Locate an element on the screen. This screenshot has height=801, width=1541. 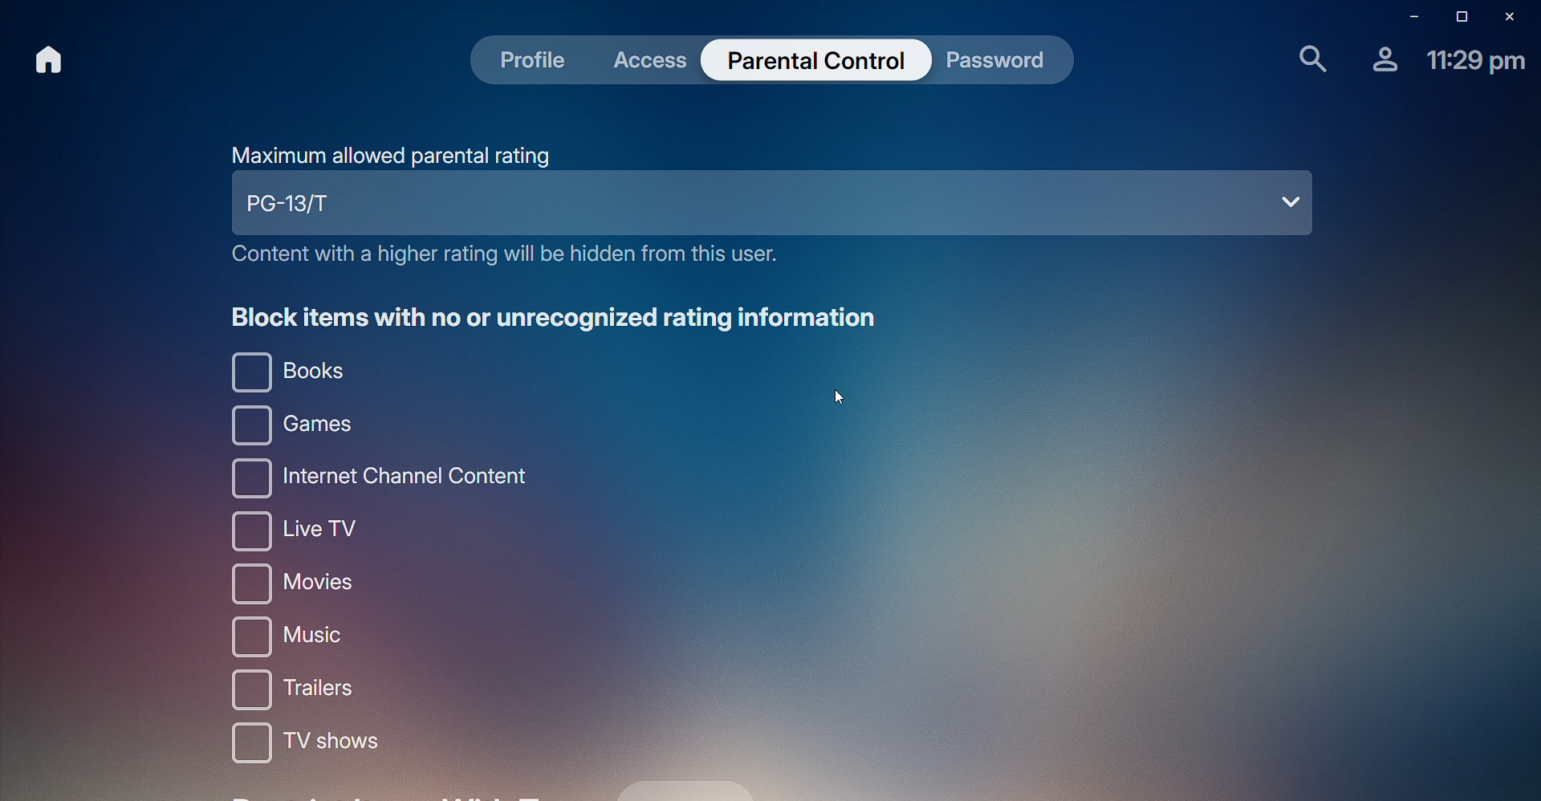
Close is located at coordinates (1514, 15).